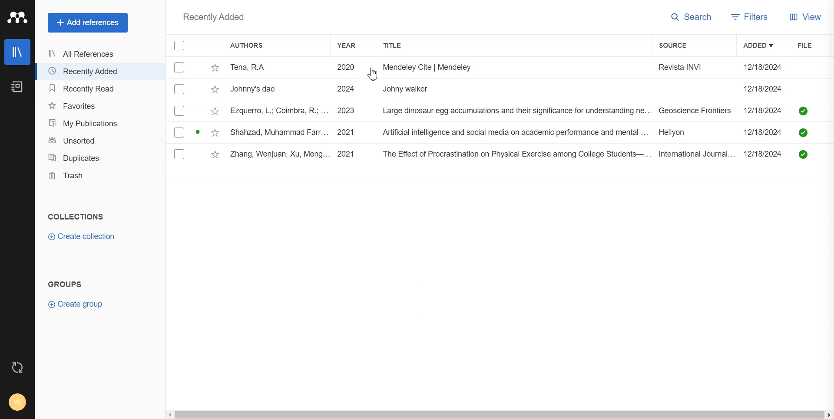  I want to click on Trash, so click(100, 175).